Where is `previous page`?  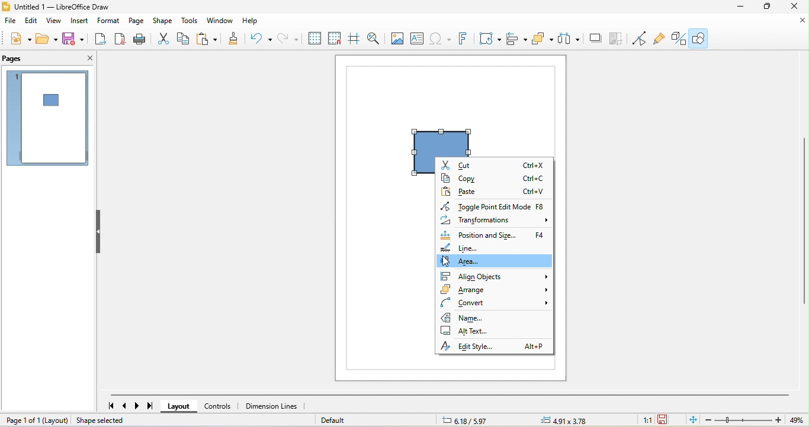
previous page is located at coordinates (124, 405).